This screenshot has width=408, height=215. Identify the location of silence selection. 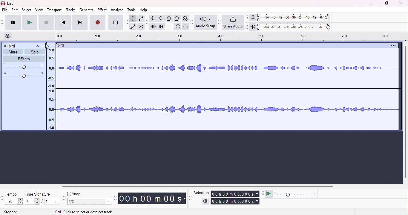
(162, 26).